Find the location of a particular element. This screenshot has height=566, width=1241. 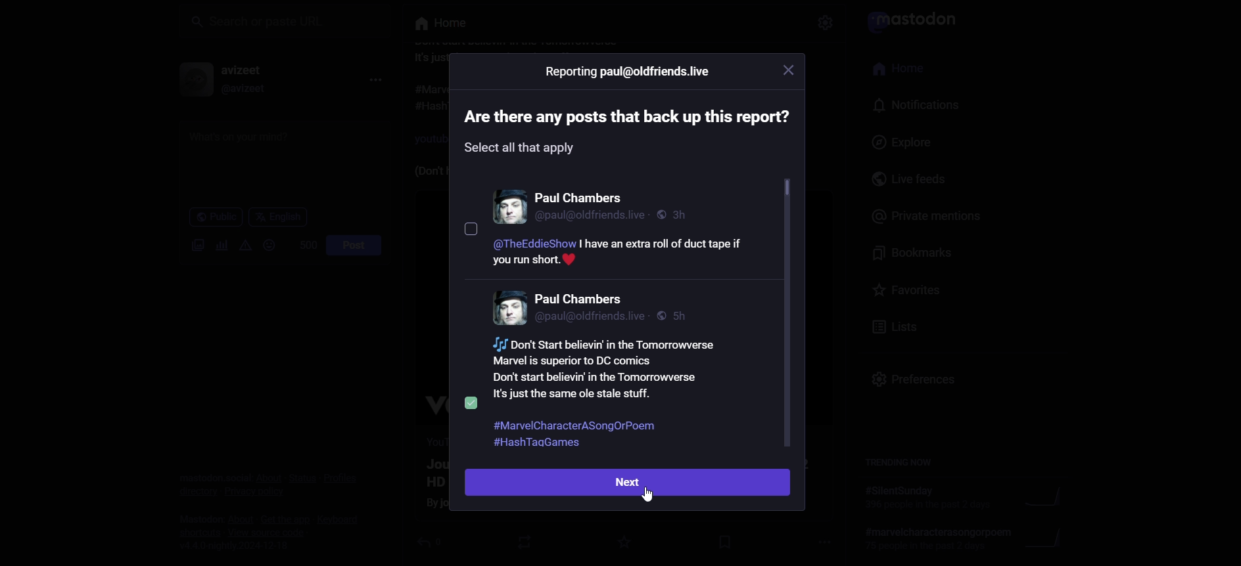

 is located at coordinates (550, 443).